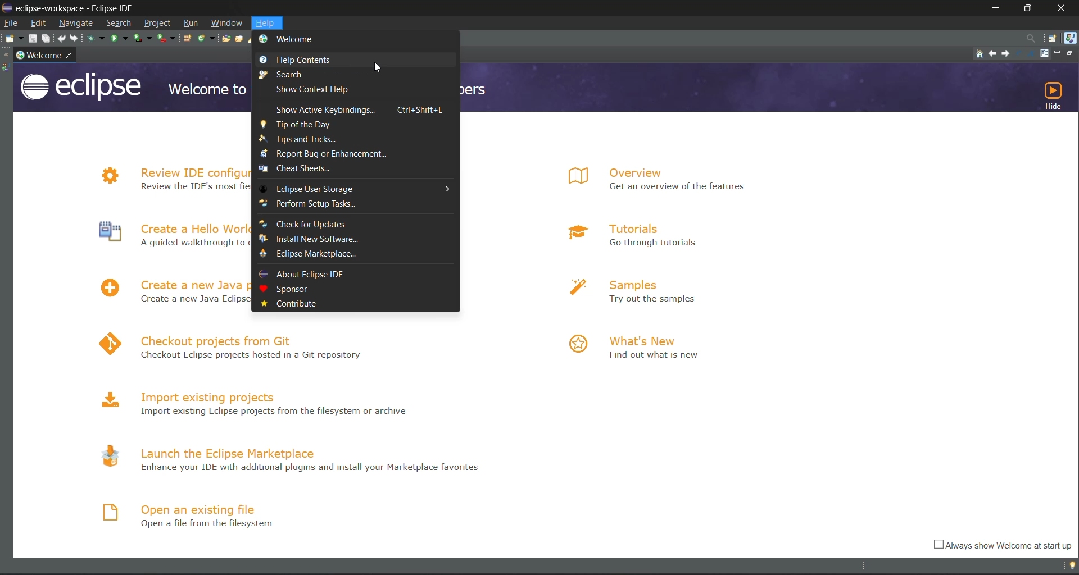  I want to click on customize page, so click(1047, 53).